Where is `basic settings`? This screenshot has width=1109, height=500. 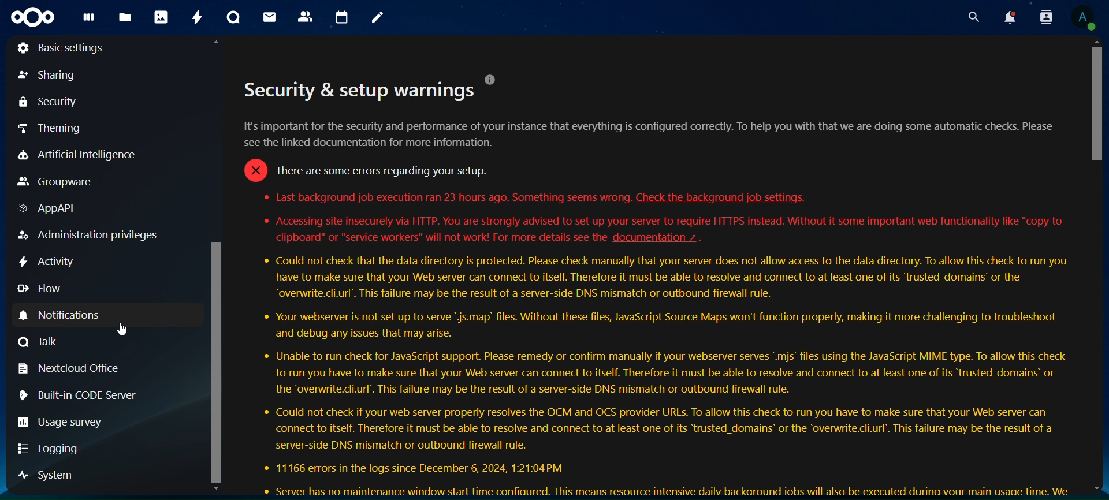 basic settings is located at coordinates (59, 48).